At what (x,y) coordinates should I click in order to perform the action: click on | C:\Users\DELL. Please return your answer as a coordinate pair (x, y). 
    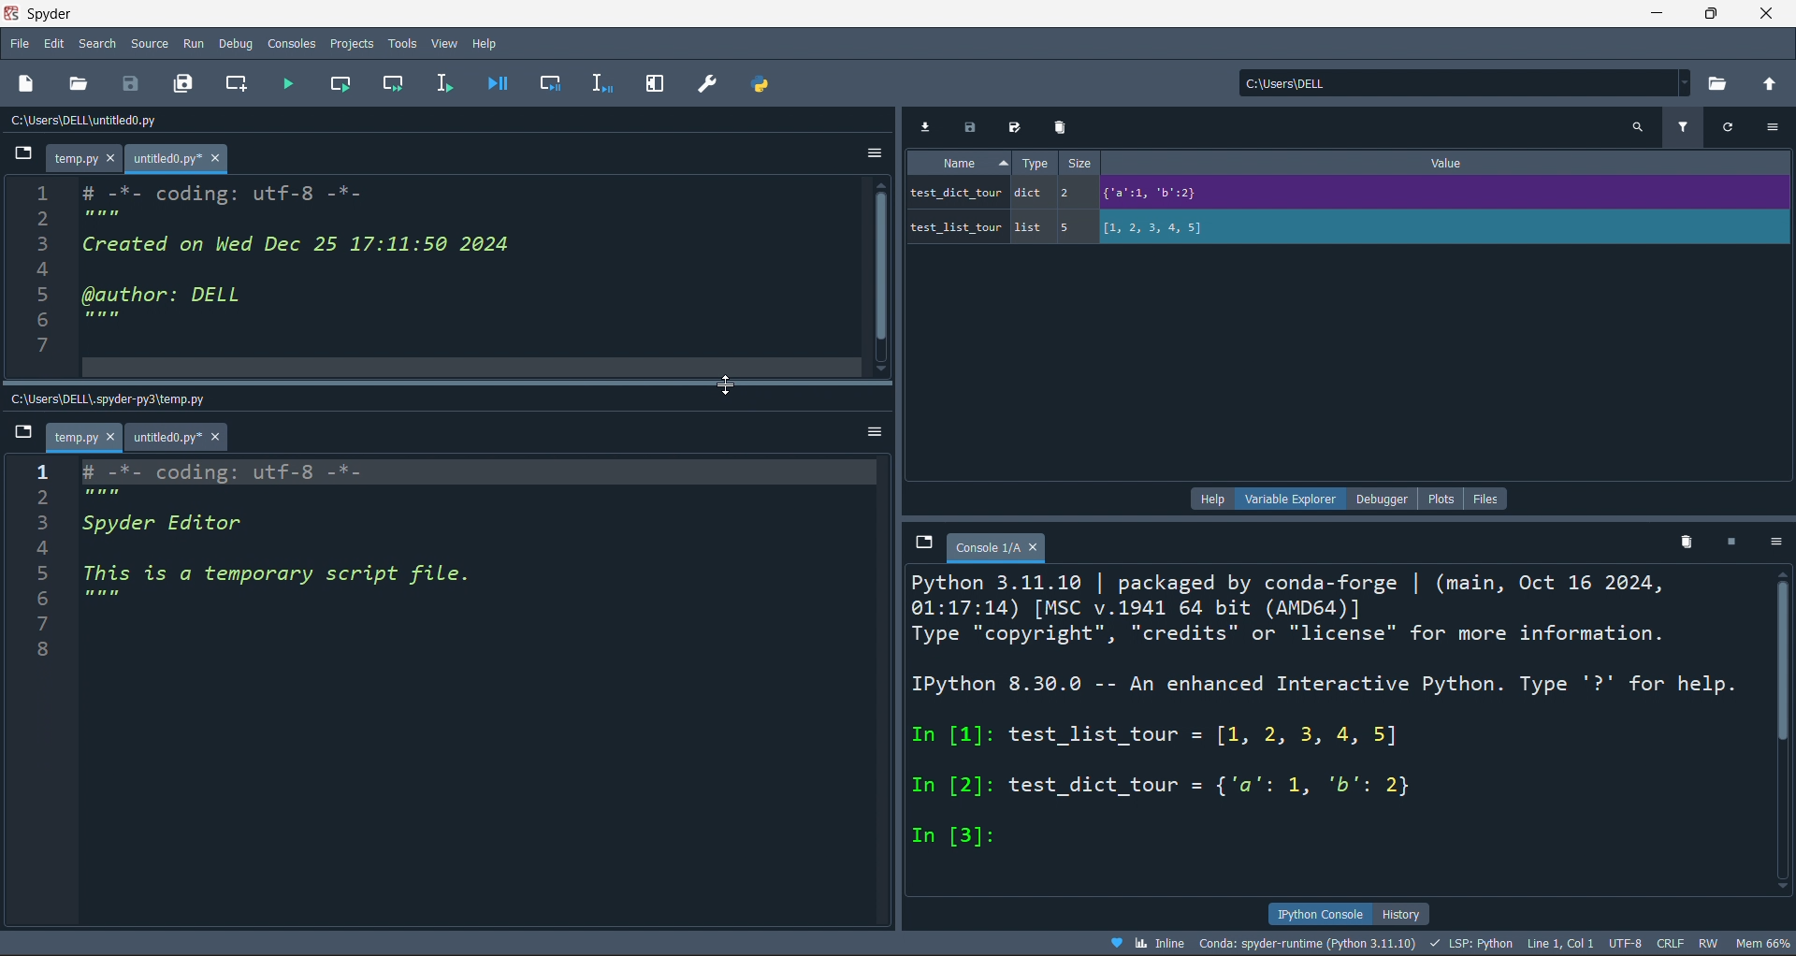
    Looking at the image, I should click on (1289, 82).